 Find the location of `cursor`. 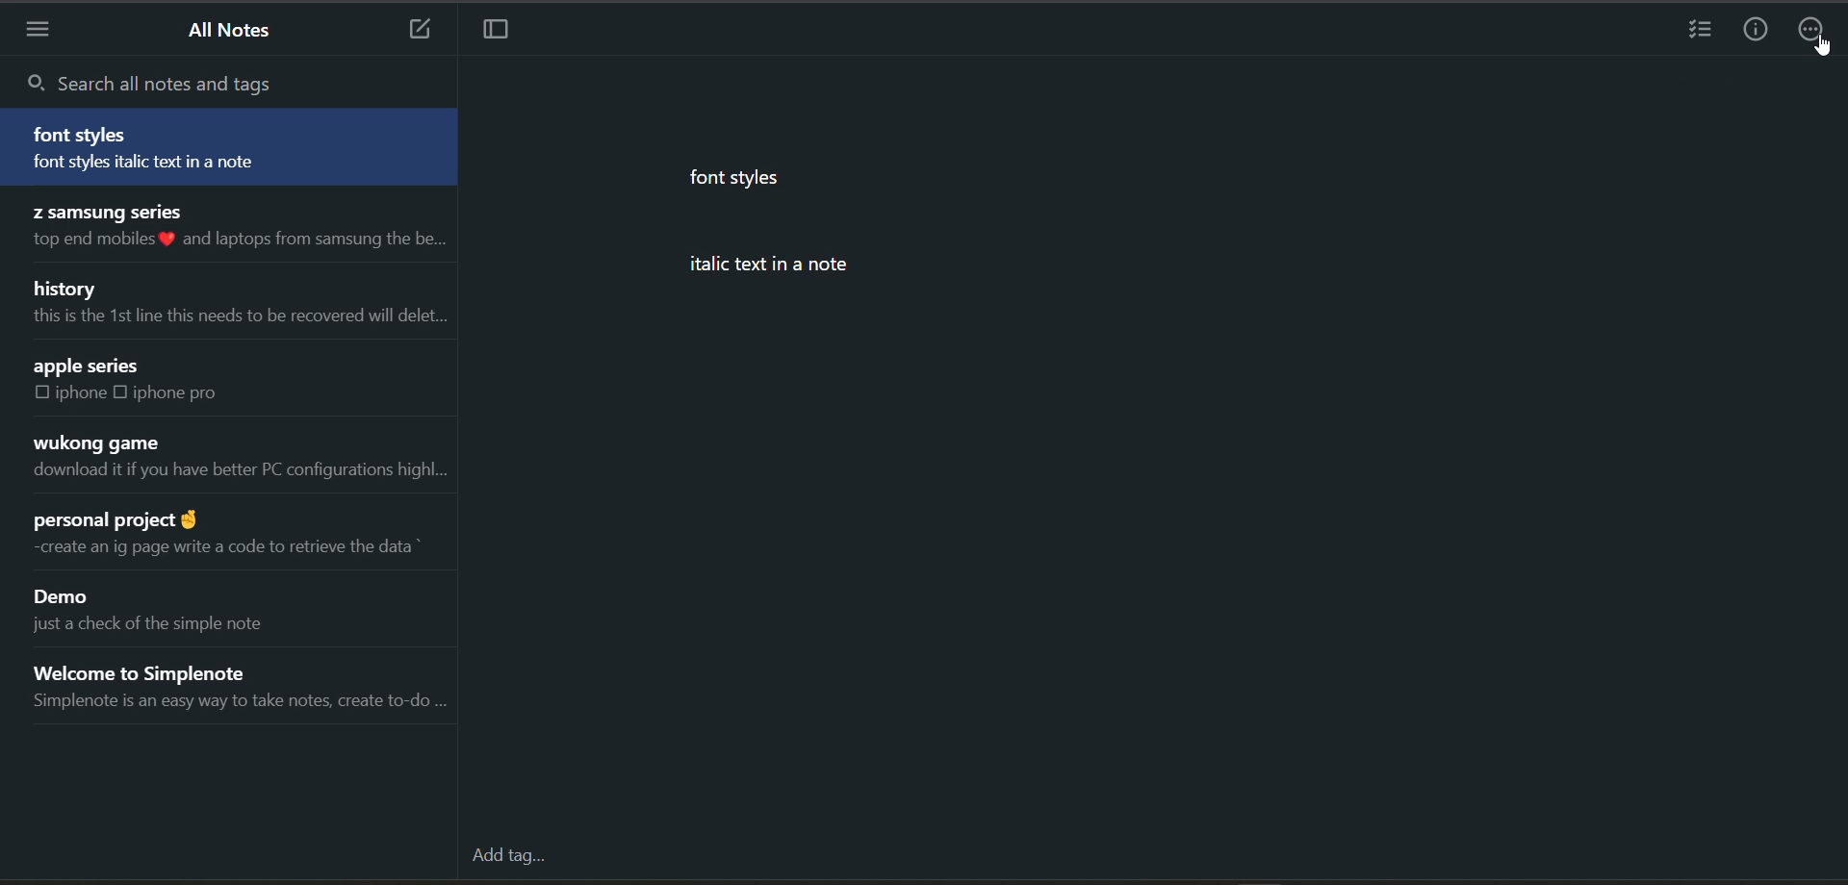

cursor is located at coordinates (1827, 49).